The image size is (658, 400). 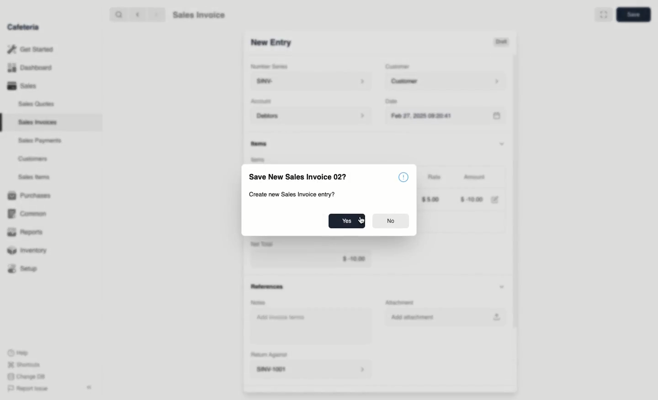 I want to click on Dashboard, so click(x=30, y=68).